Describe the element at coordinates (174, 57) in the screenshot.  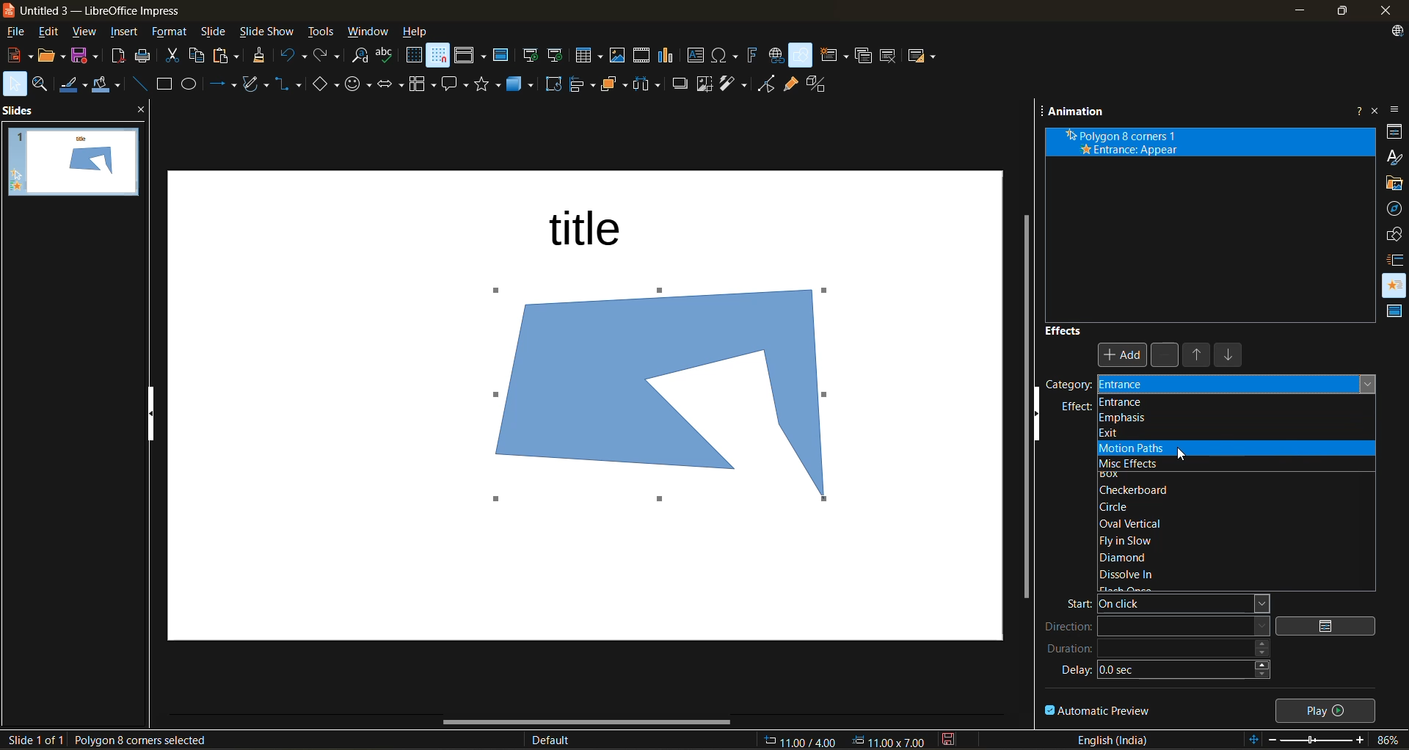
I see `cut` at that location.